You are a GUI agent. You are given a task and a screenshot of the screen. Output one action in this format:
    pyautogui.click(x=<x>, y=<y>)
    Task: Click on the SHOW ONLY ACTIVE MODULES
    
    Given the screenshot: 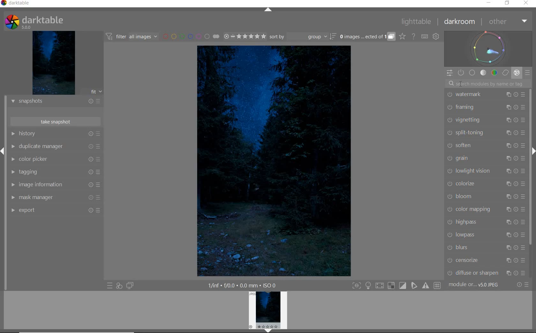 What is the action you would take?
    pyautogui.click(x=461, y=73)
    